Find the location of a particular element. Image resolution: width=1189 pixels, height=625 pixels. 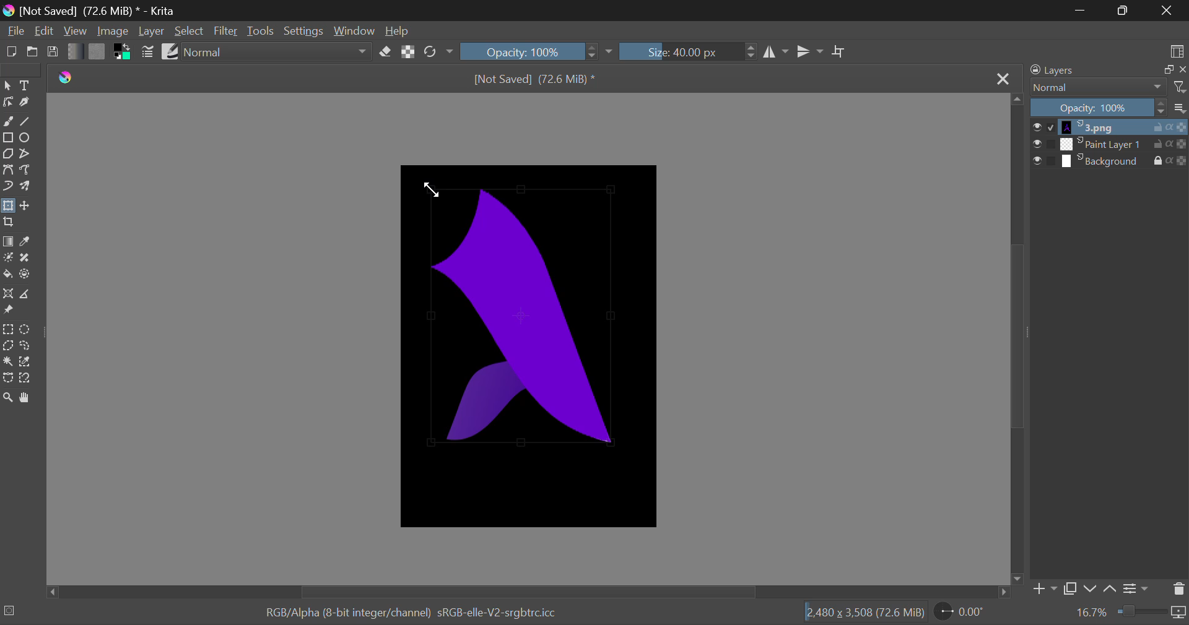

icon is located at coordinates (1179, 612).